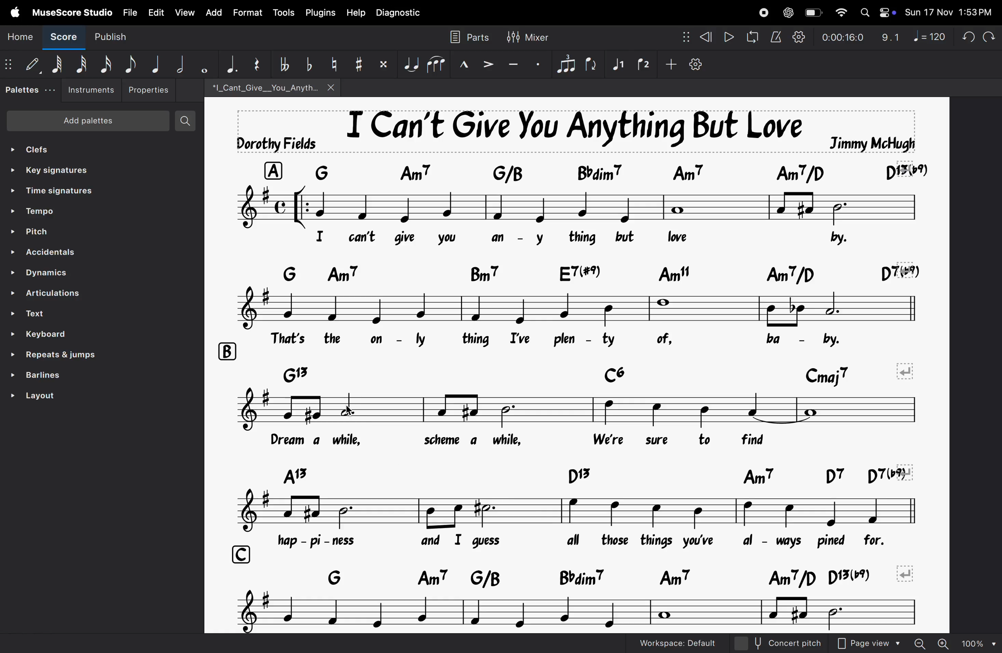 This screenshot has width=1002, height=653. What do you see at coordinates (619, 64) in the screenshot?
I see `voice 2` at bounding box center [619, 64].